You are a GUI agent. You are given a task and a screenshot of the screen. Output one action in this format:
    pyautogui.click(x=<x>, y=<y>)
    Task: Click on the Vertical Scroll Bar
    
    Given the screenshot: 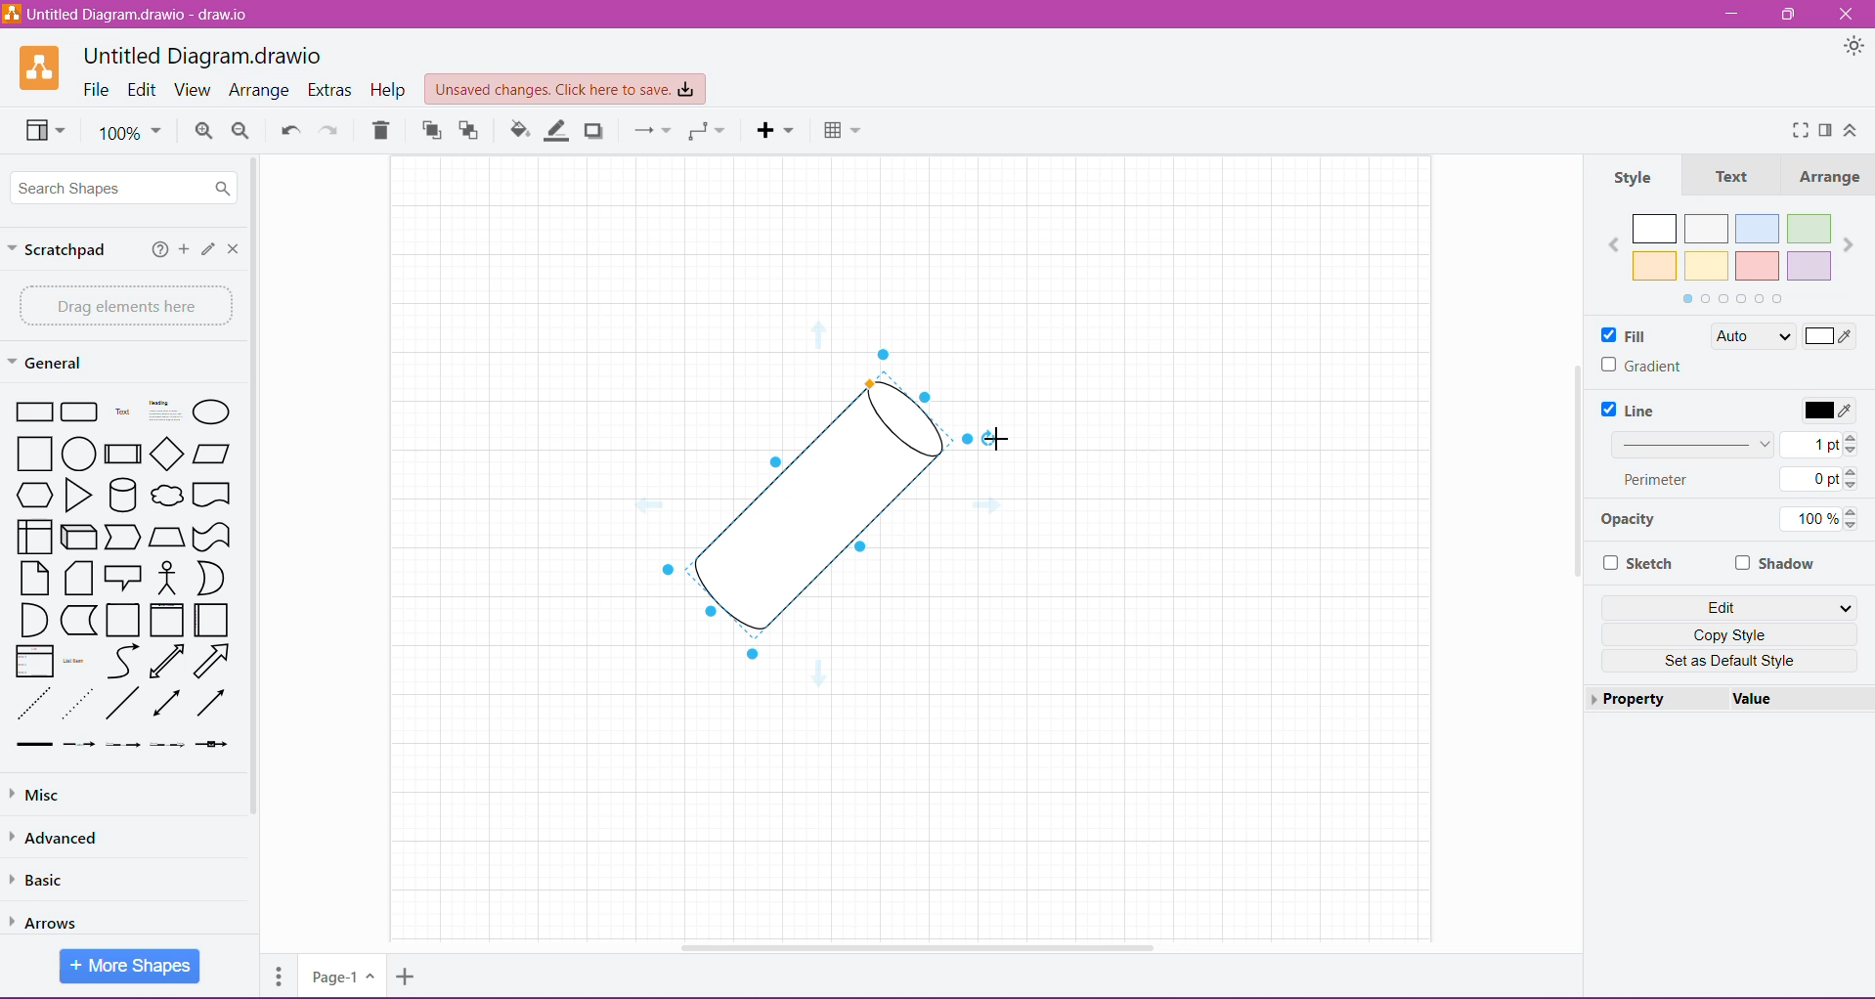 What is the action you would take?
    pyautogui.click(x=262, y=500)
    